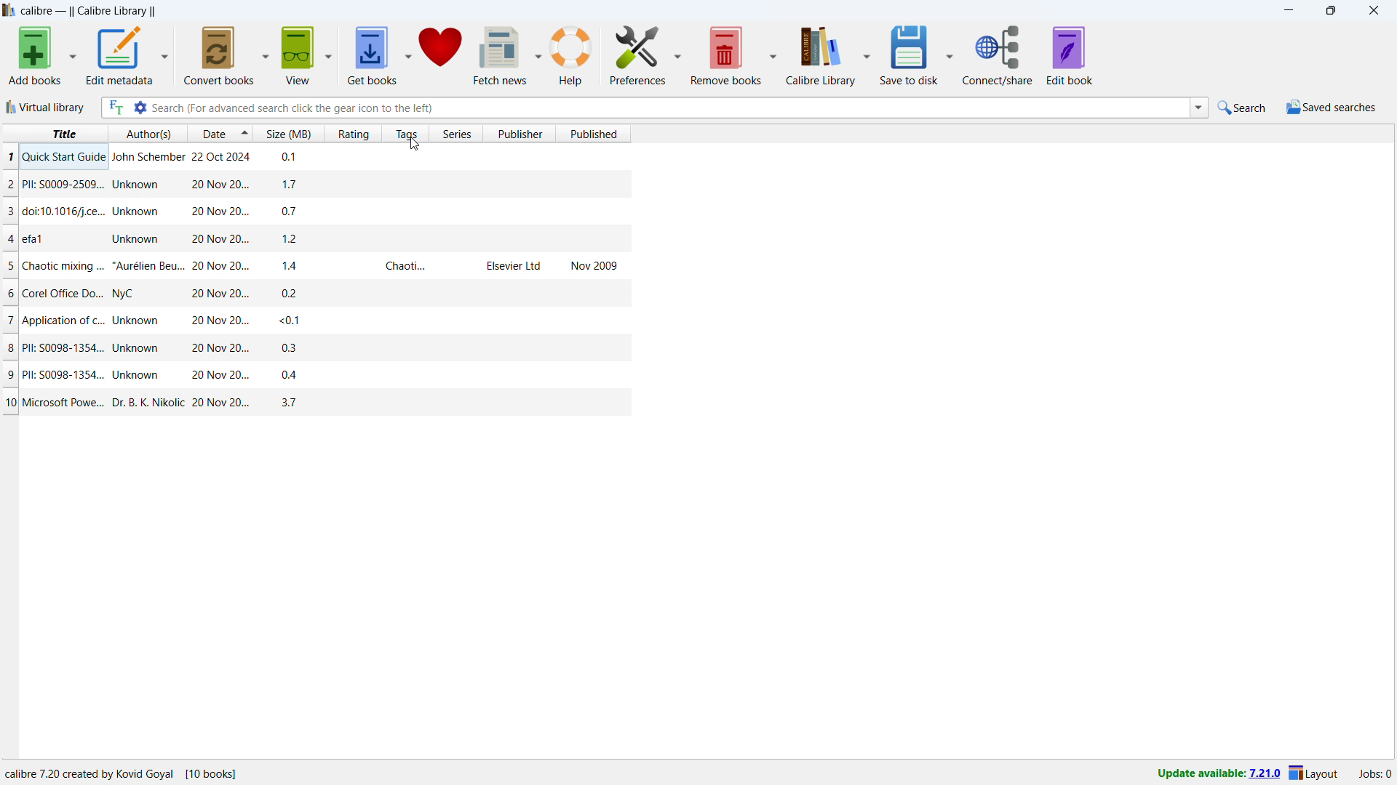 Image resolution: width=1397 pixels, height=785 pixels. I want to click on sort by size, so click(291, 133).